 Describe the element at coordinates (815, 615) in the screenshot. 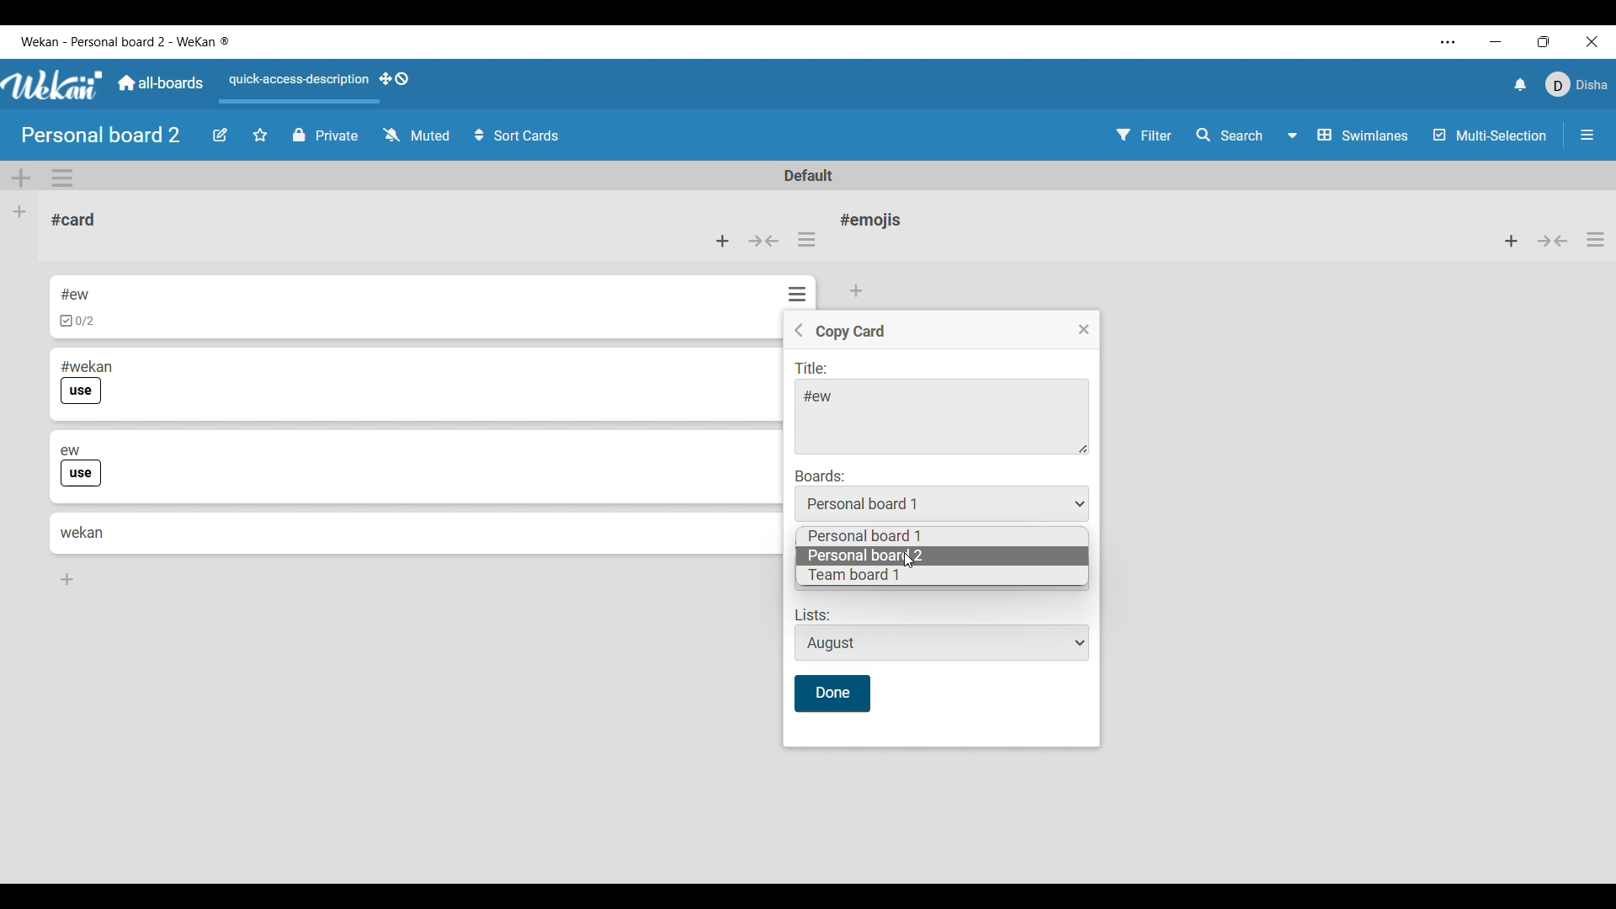

I see `Indicates lists` at that location.